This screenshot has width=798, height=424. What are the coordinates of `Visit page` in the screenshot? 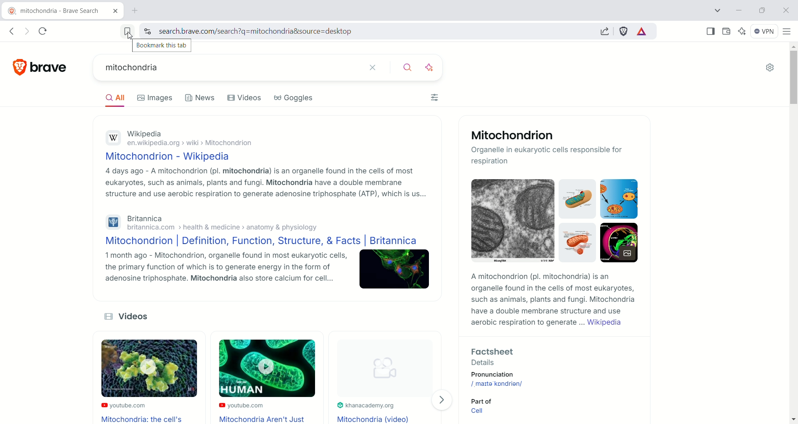 It's located at (444, 400).